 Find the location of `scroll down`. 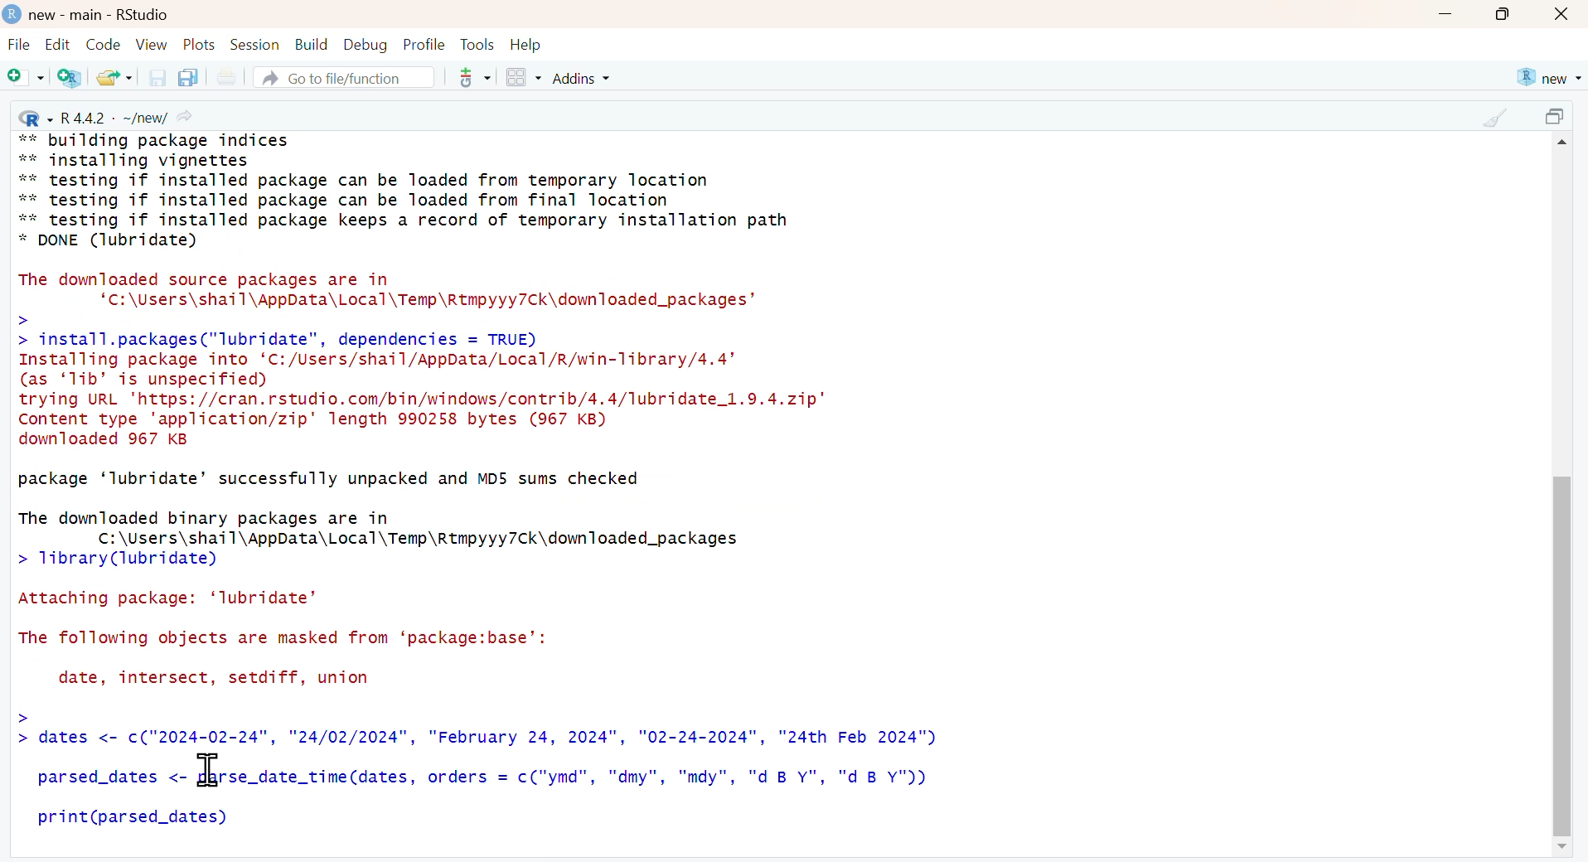

scroll down is located at coordinates (1560, 848).